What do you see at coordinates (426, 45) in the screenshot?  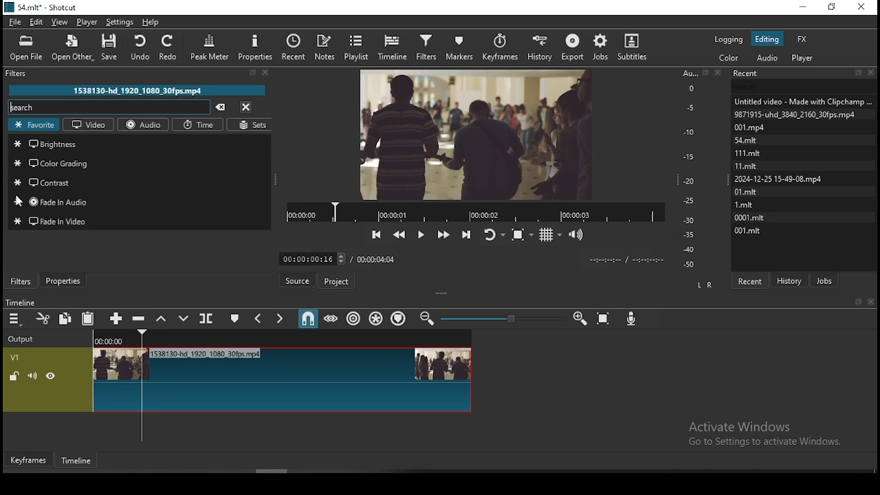 I see `filters` at bounding box center [426, 45].